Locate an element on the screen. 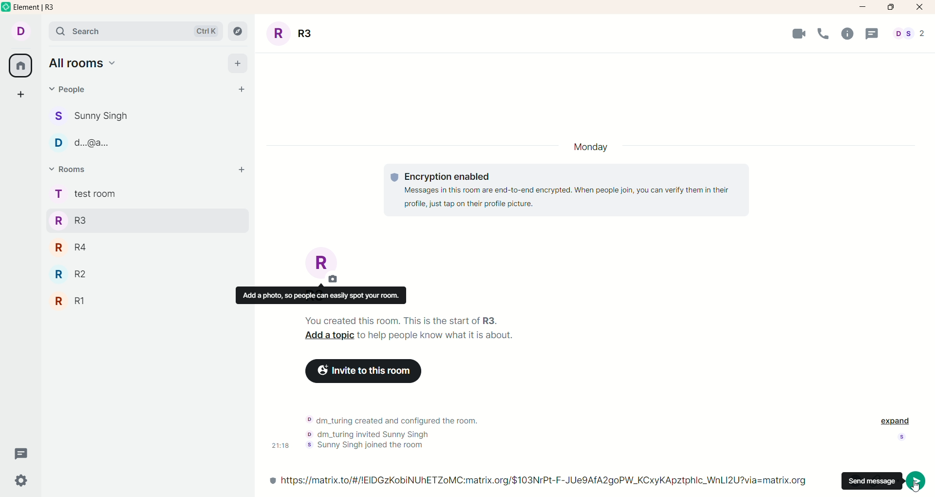 This screenshot has height=497, width=935. explore rooms is located at coordinates (238, 32).